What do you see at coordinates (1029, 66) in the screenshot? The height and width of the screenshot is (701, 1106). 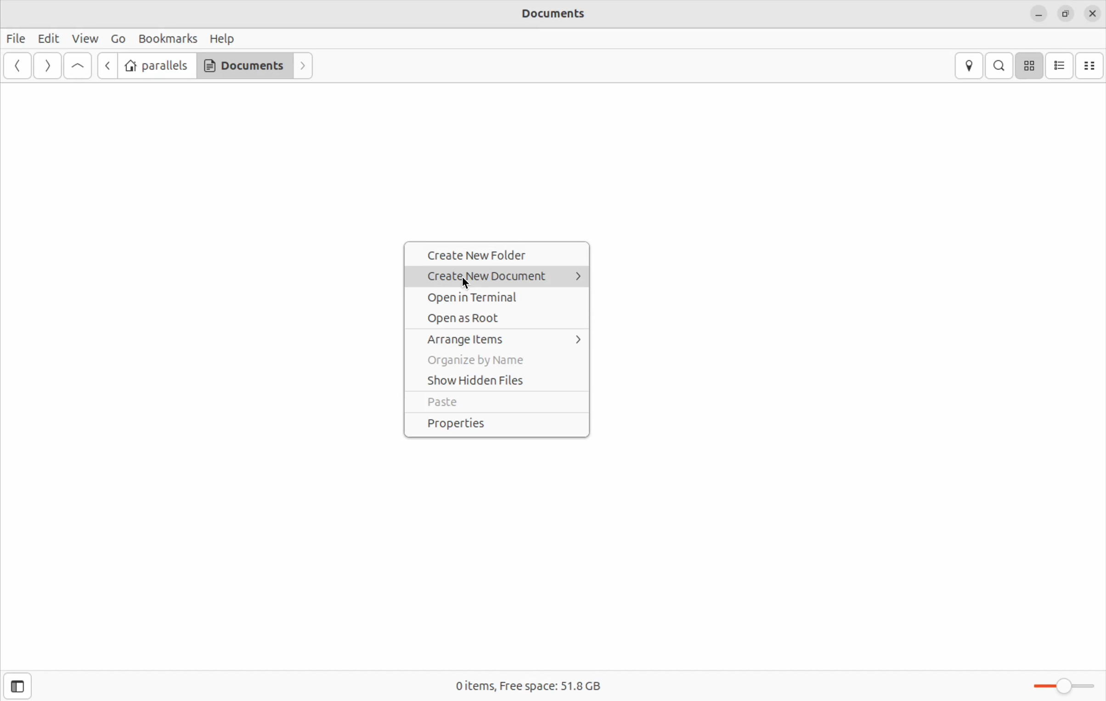 I see `icon view` at bounding box center [1029, 66].